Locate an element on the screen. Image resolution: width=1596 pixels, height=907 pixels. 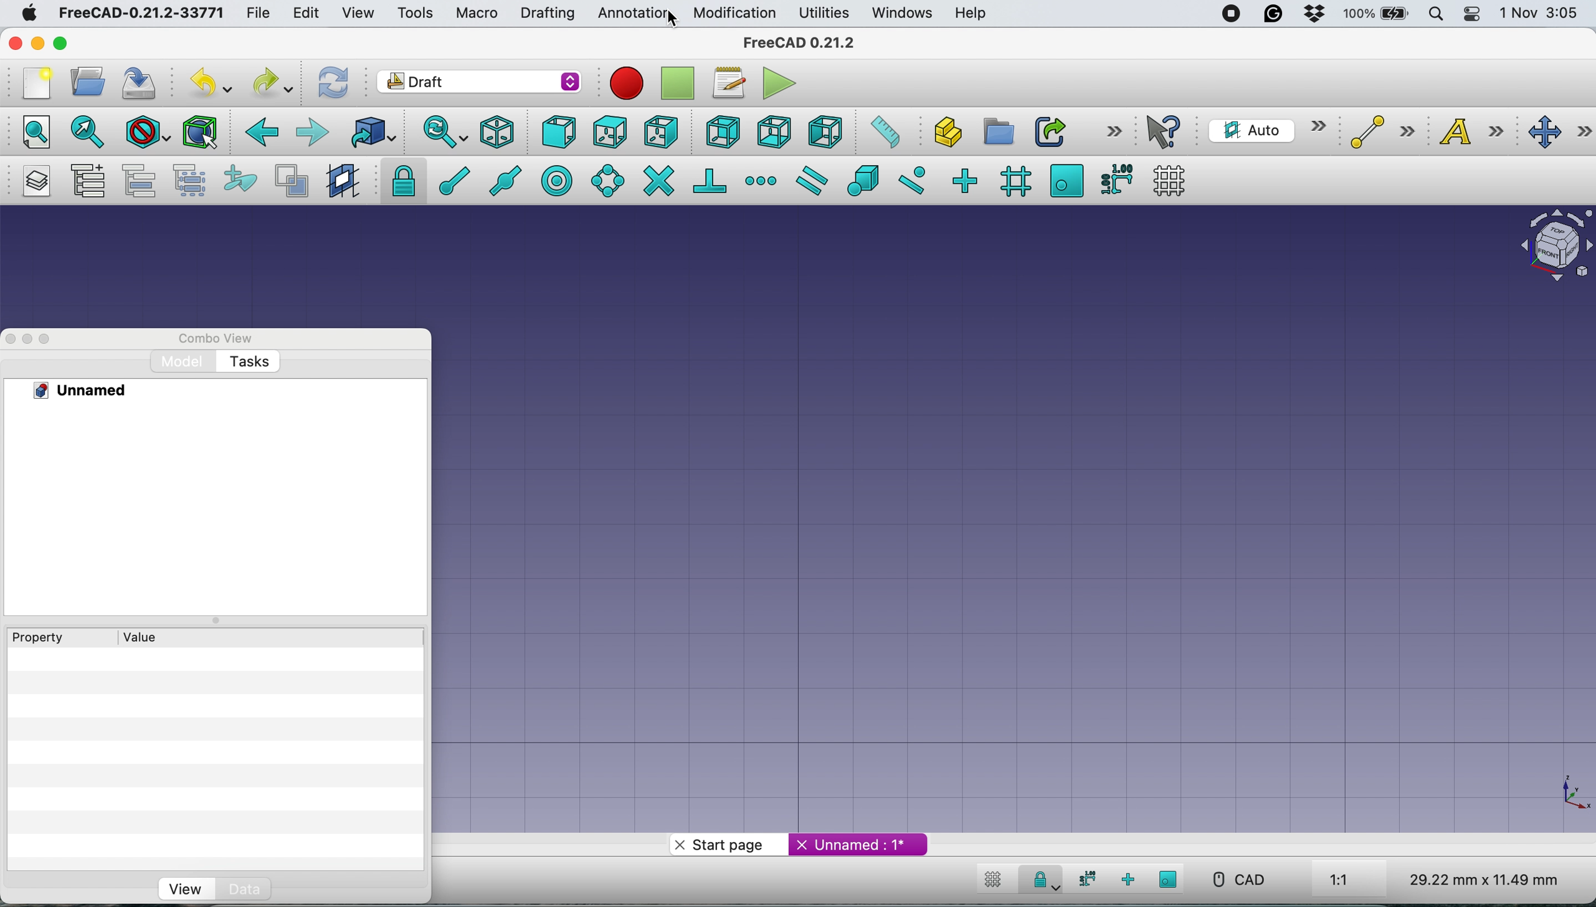
cursor is located at coordinates (680, 19).